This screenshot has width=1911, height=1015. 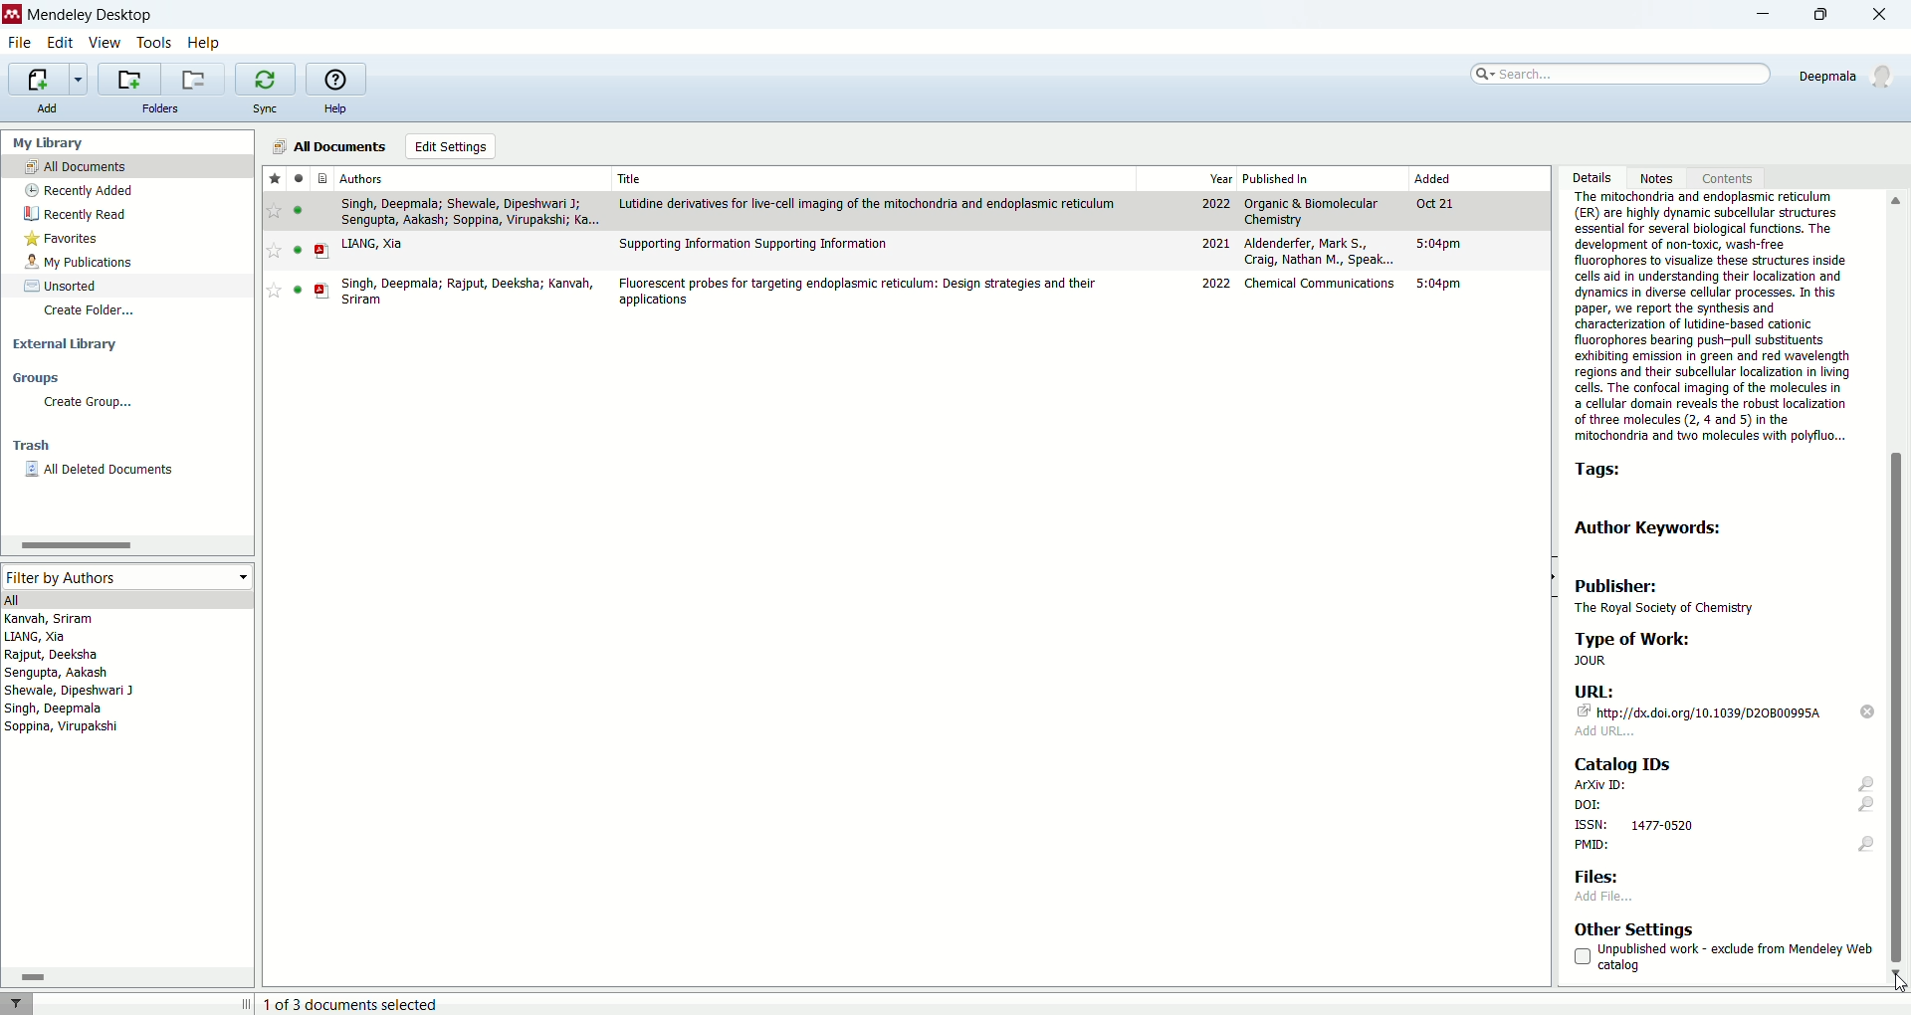 What do you see at coordinates (75, 214) in the screenshot?
I see `recently read` at bounding box center [75, 214].